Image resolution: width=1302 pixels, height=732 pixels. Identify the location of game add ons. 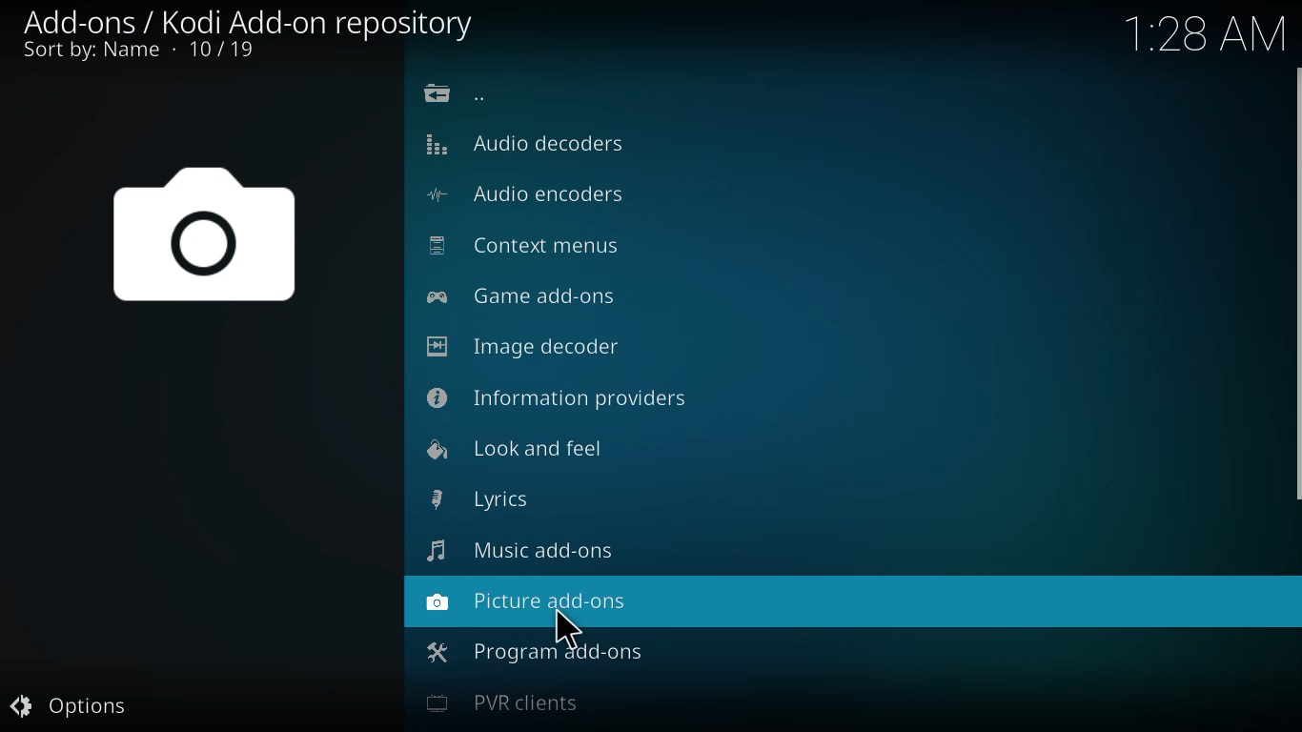
(529, 295).